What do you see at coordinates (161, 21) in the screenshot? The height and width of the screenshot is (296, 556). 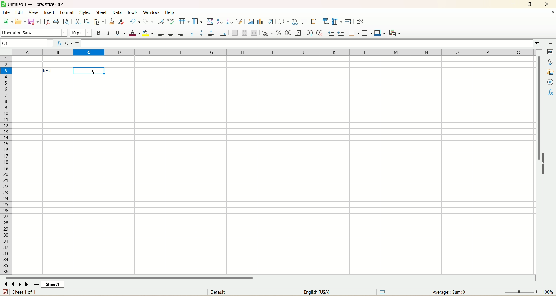 I see `find and replace` at bounding box center [161, 21].